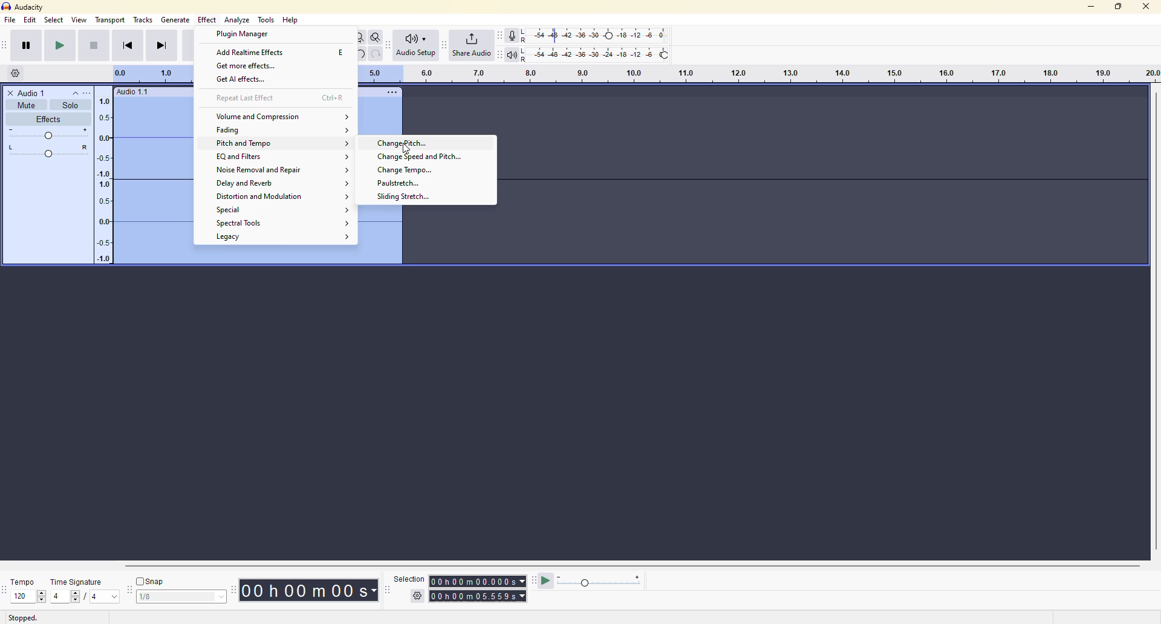 The width and height of the screenshot is (1161, 624). What do you see at coordinates (25, 581) in the screenshot?
I see `tempo` at bounding box center [25, 581].